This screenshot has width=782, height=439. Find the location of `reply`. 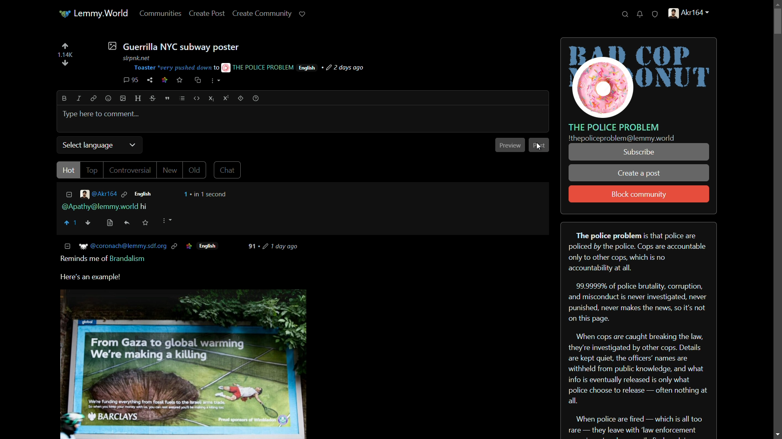

reply is located at coordinates (126, 223).